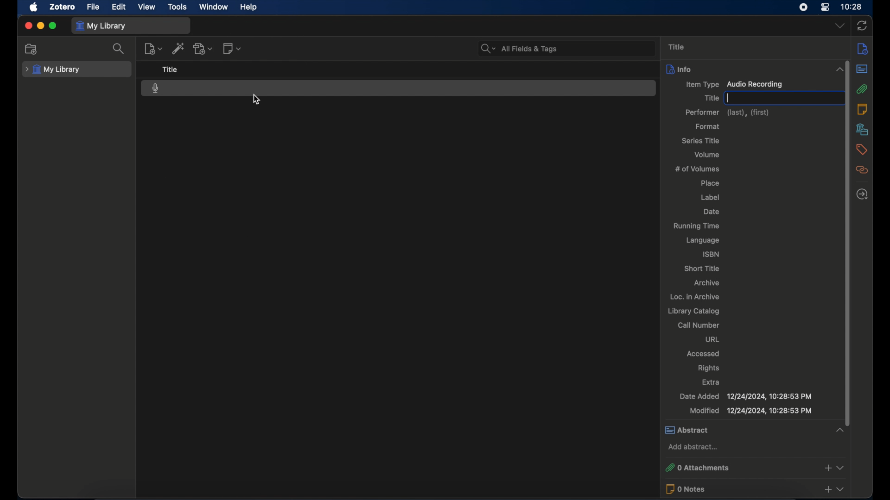 Image resolution: width=890 pixels, height=500 pixels. I want to click on notes, so click(863, 110).